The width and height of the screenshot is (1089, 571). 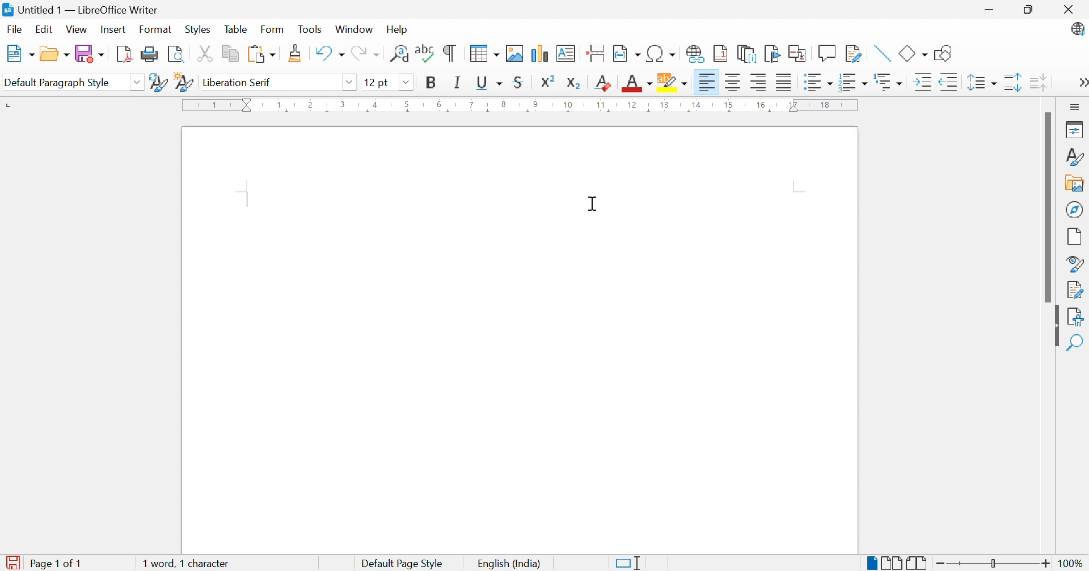 What do you see at coordinates (1076, 129) in the screenshot?
I see `Properties` at bounding box center [1076, 129].